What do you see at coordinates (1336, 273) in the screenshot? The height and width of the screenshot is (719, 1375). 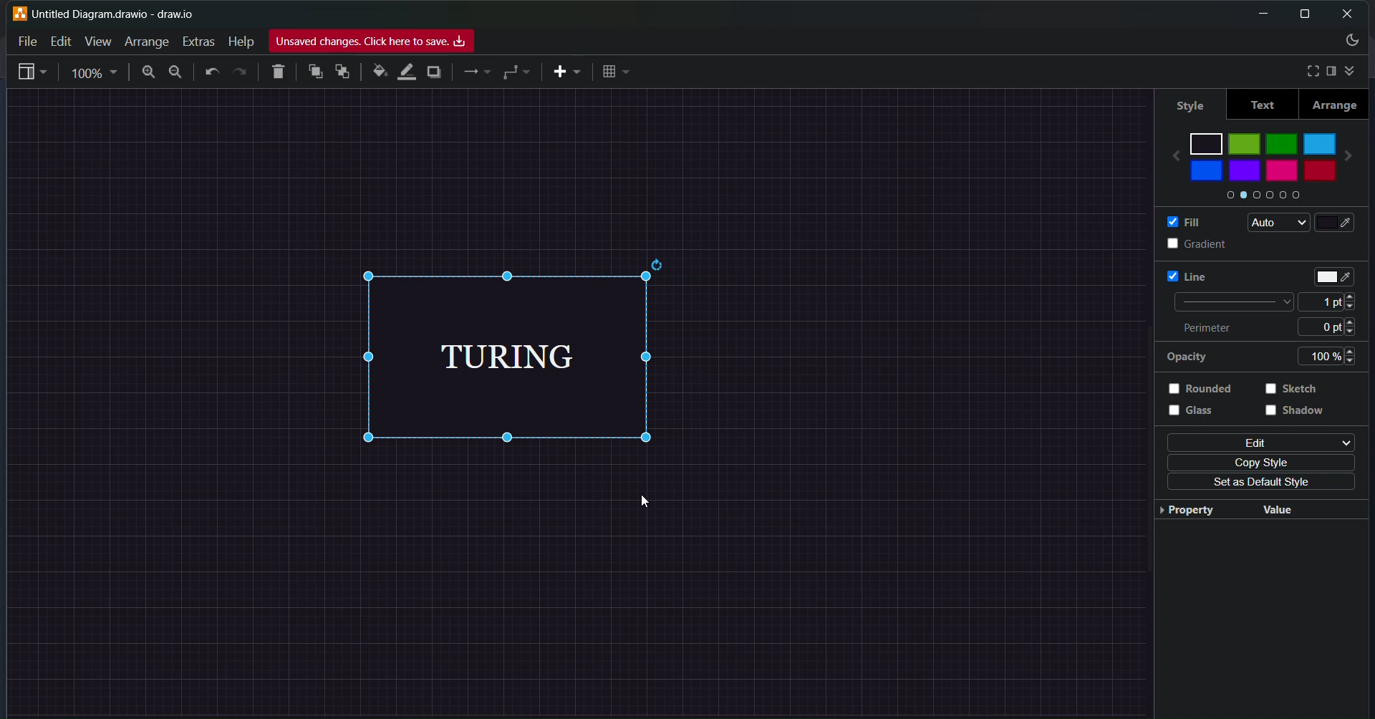 I see `text color` at bounding box center [1336, 273].